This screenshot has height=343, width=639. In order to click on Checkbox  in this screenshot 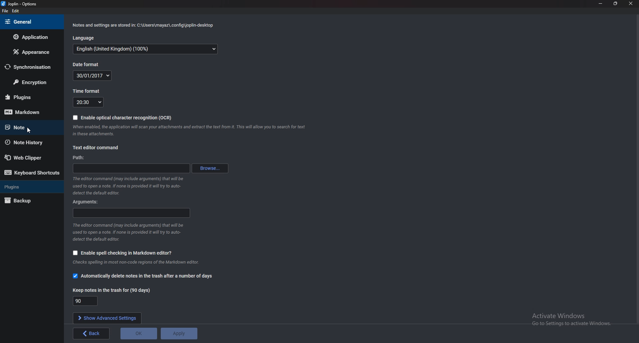, I will do `click(74, 276)`.